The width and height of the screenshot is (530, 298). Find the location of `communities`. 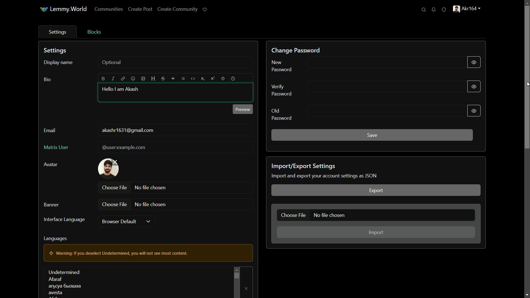

communities is located at coordinates (110, 9).